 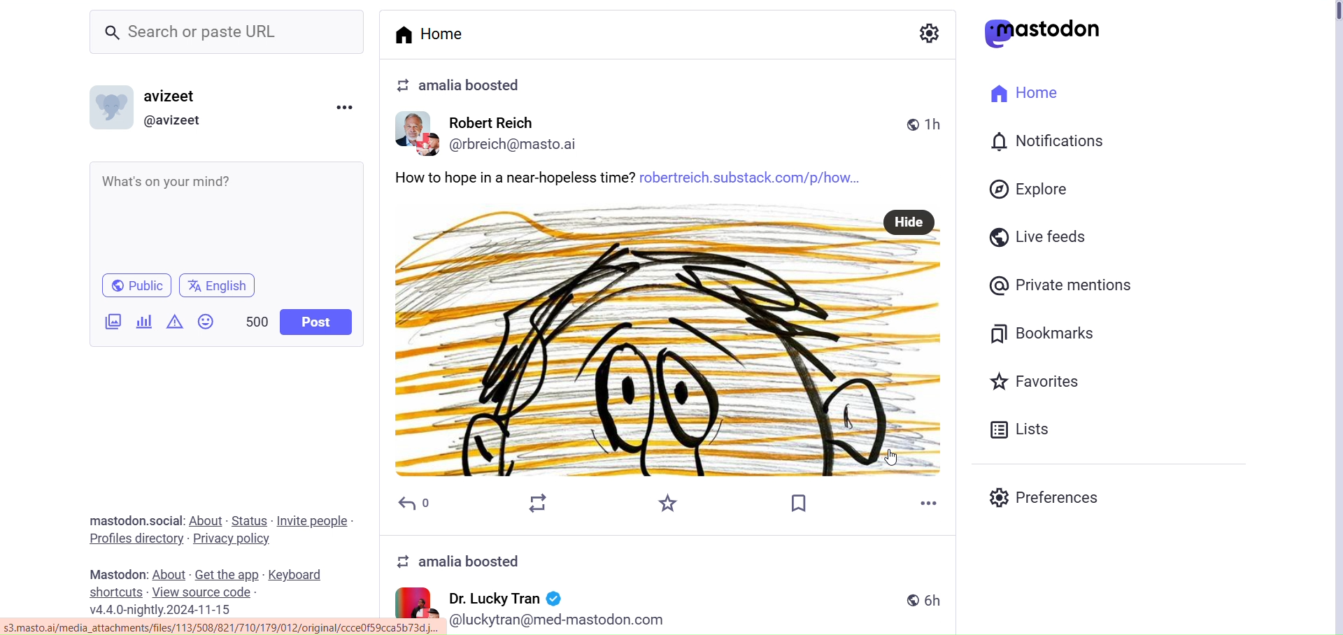 I want to click on text, so click(x=514, y=176).